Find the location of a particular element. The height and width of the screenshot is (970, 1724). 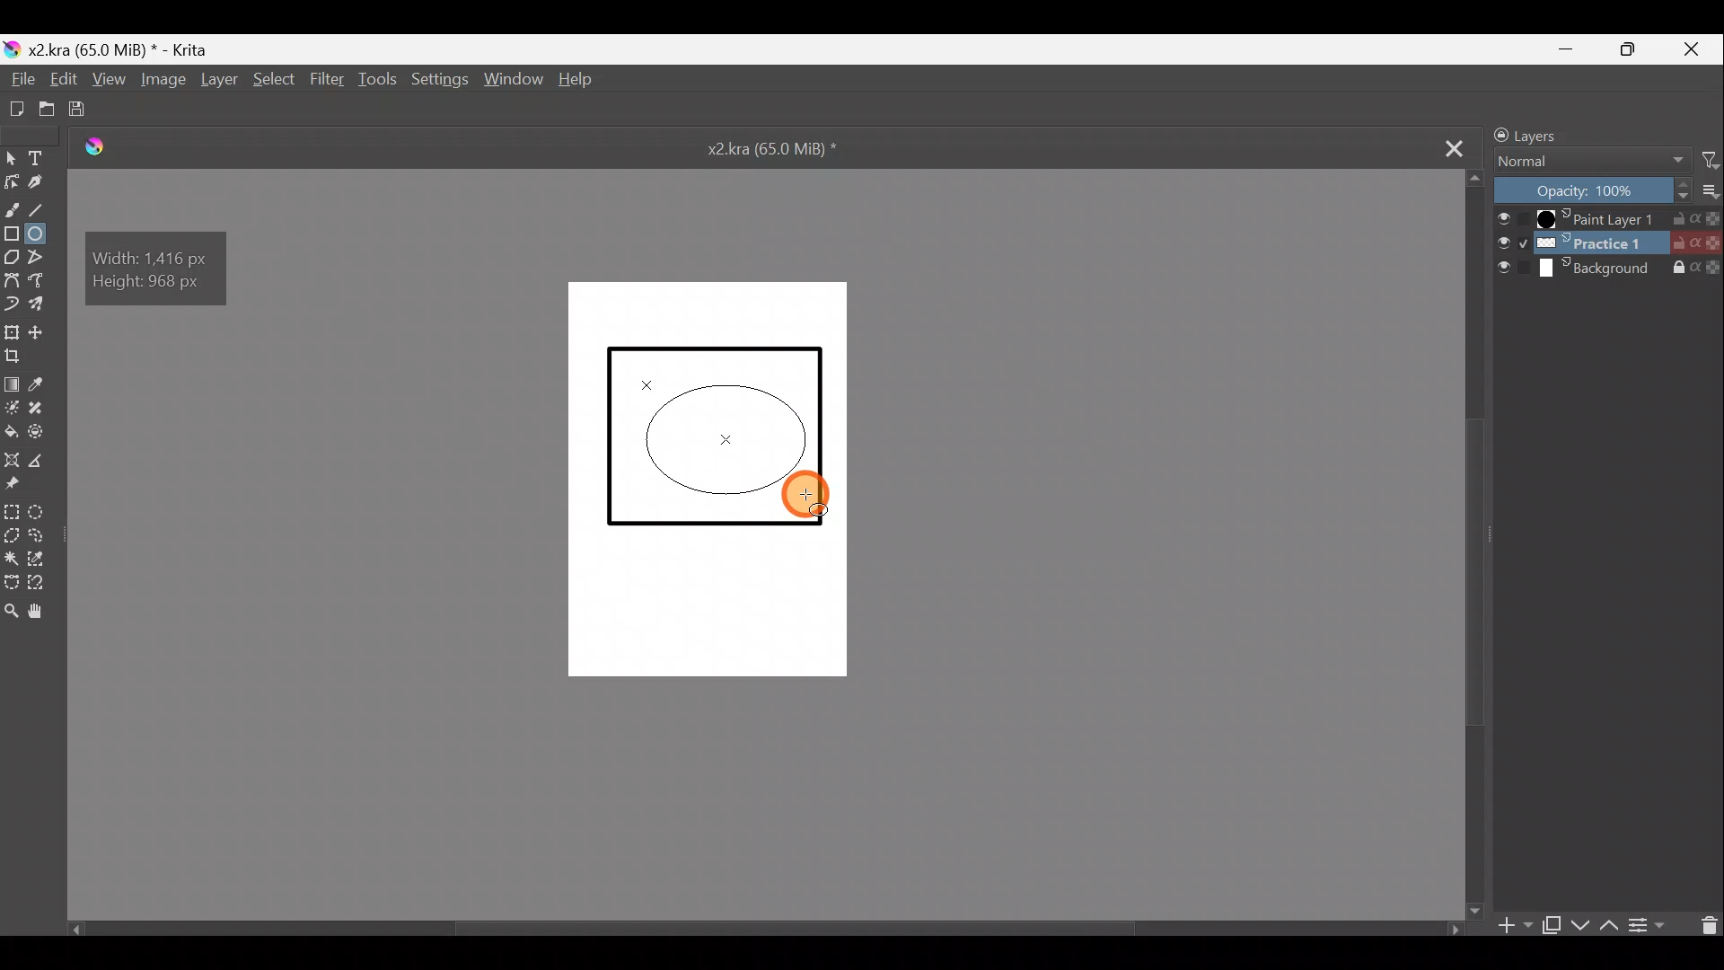

Contiguous selection tool is located at coordinates (11, 556).